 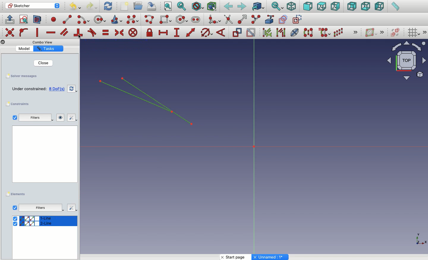 What do you see at coordinates (150, 20) in the screenshot?
I see `Polyline` at bounding box center [150, 20].